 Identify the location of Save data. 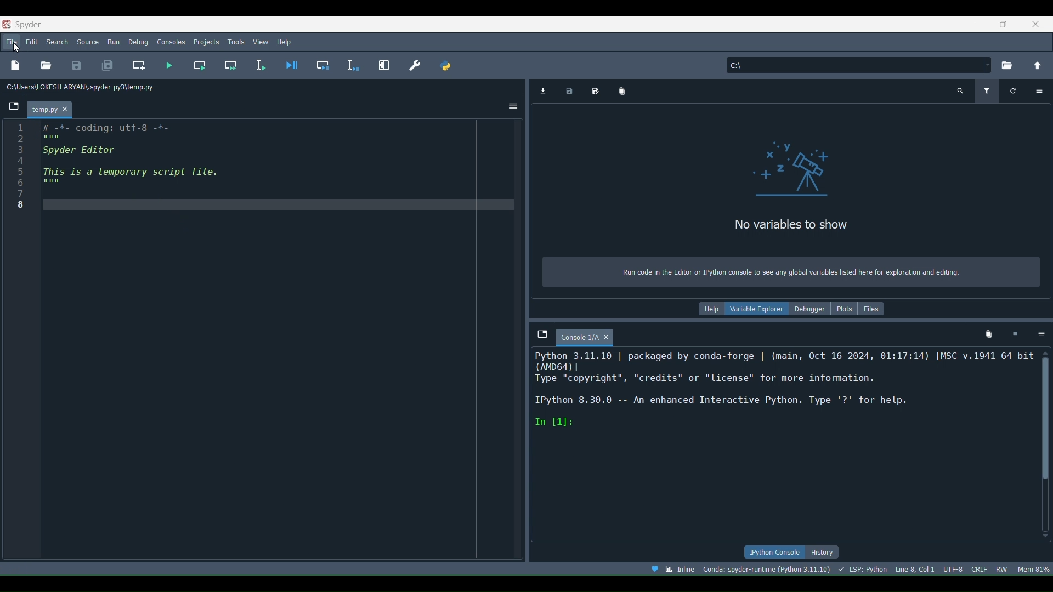
(569, 92).